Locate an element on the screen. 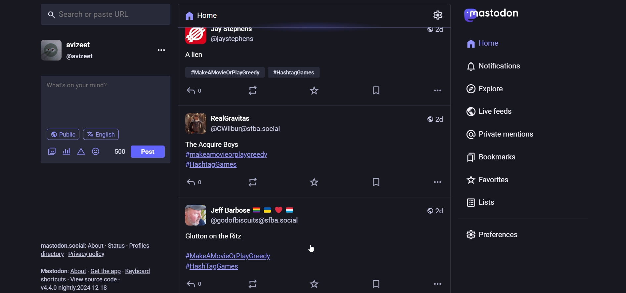 The width and height of the screenshot is (626, 293). more is located at coordinates (437, 283).